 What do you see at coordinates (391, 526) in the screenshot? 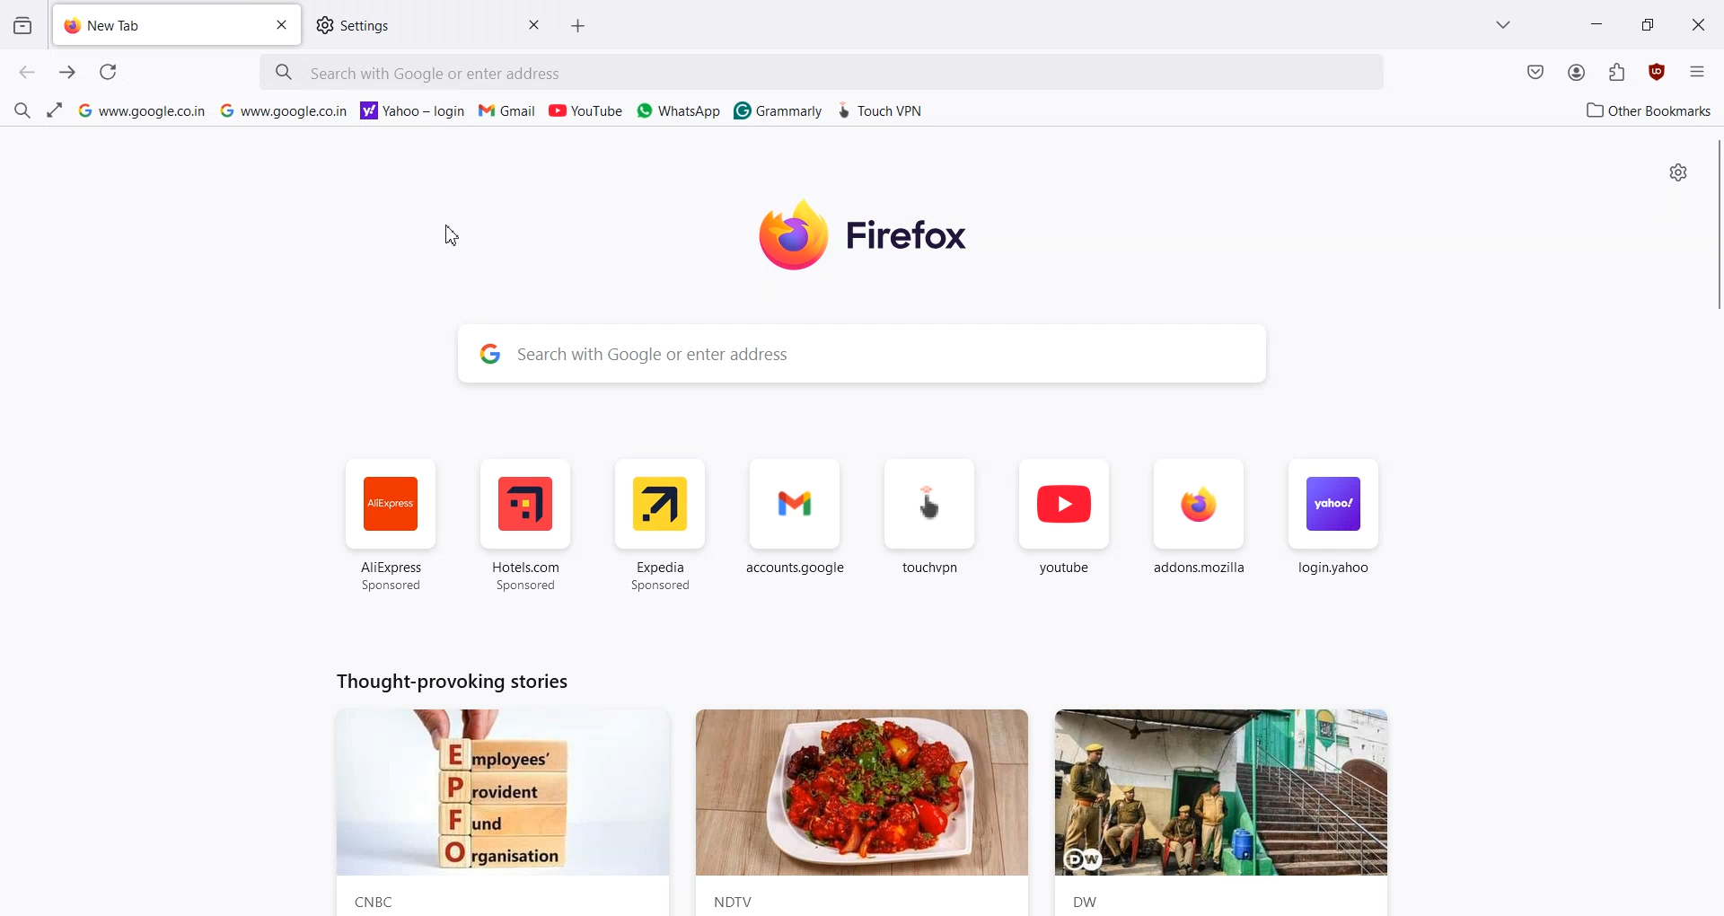
I see `AliExpress Sponsored` at bounding box center [391, 526].